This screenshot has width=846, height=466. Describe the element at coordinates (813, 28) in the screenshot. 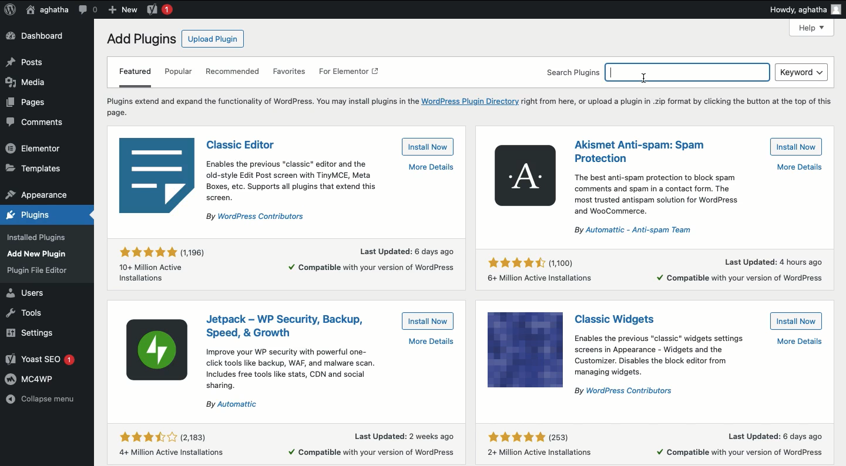

I see `Help` at that location.